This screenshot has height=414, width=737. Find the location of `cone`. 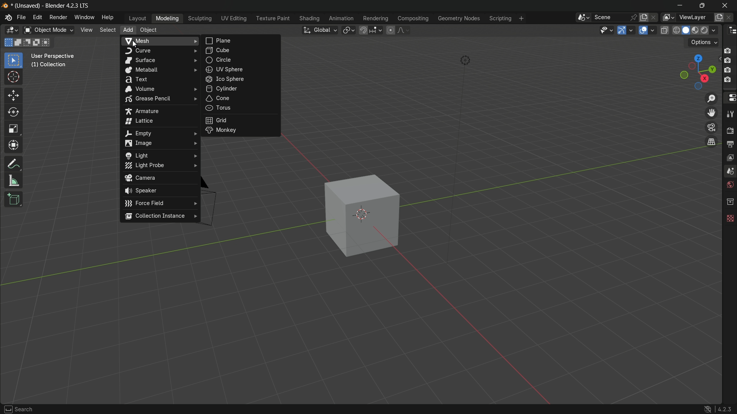

cone is located at coordinates (243, 99).